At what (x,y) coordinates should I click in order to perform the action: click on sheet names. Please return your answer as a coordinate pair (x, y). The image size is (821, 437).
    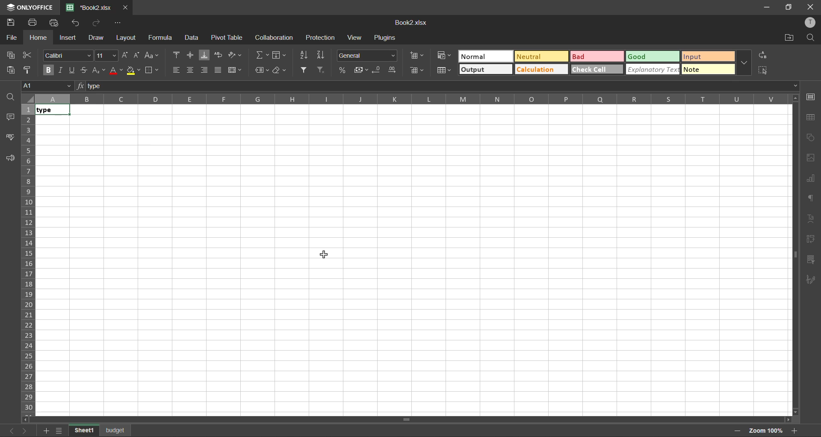
    Looking at the image, I should click on (100, 431).